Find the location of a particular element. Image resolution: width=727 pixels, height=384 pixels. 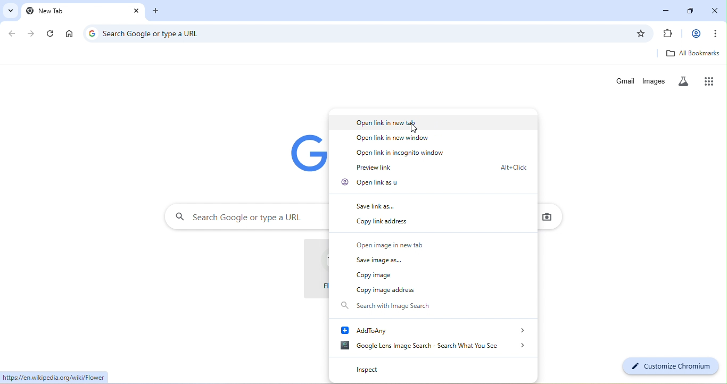

cursor movement is located at coordinates (416, 129).